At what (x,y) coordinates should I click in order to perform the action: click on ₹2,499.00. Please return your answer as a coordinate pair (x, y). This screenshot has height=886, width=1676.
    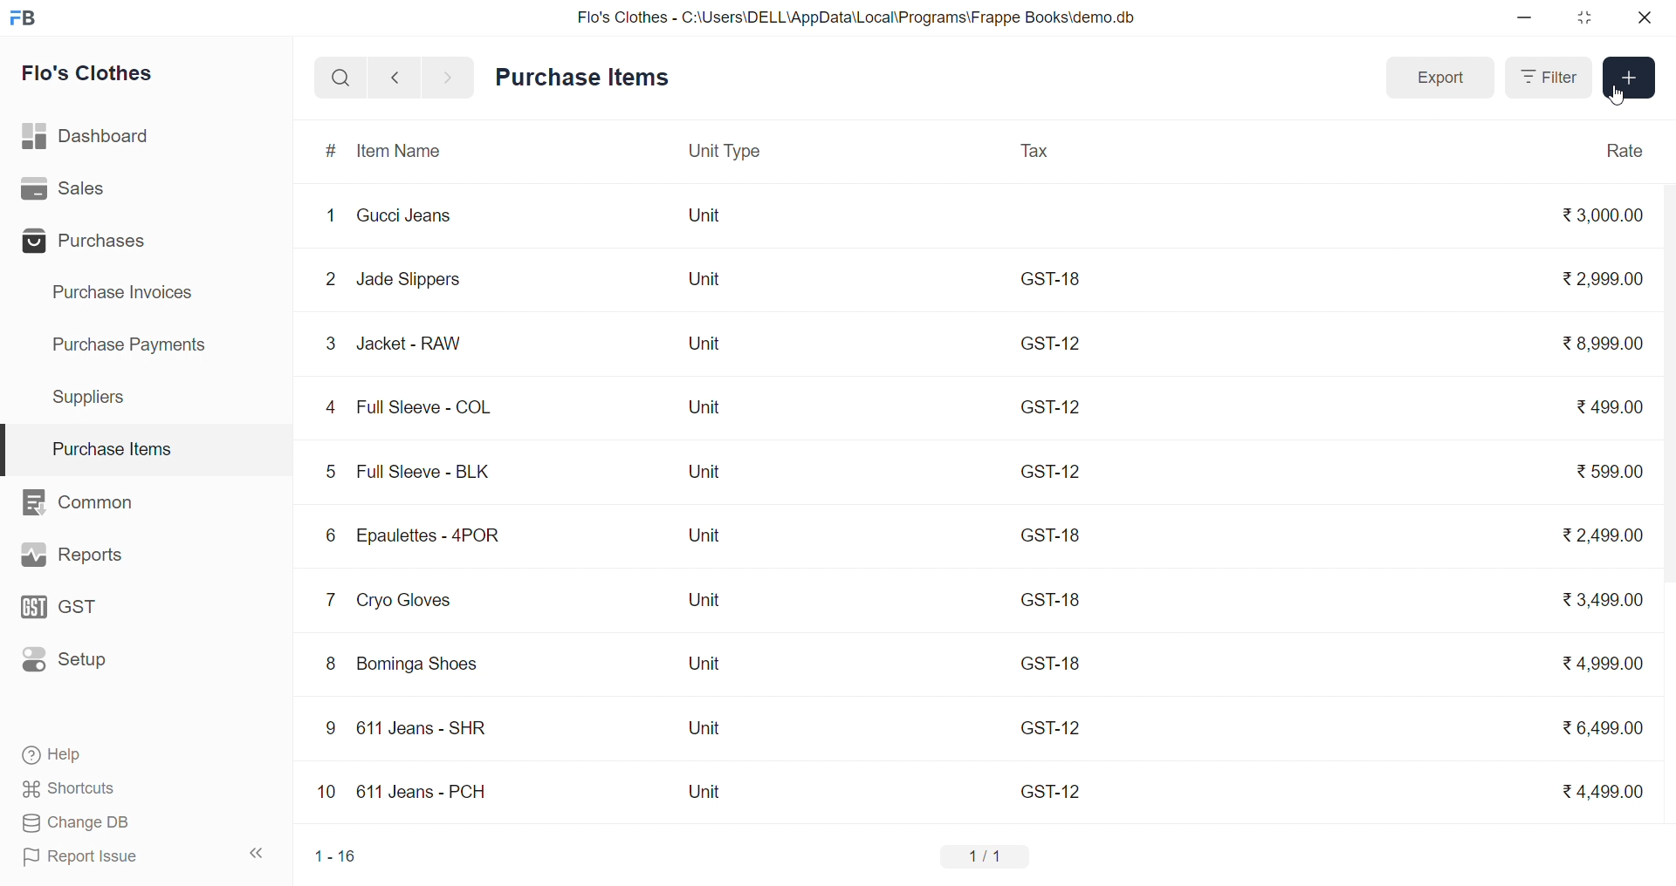
    Looking at the image, I should click on (1604, 533).